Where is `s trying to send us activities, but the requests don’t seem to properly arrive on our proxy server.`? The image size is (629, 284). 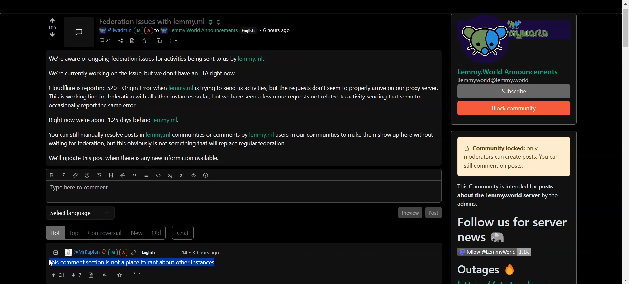 s trying to send us activities, but the requests don’t seem to properly arrive on our proxy server. is located at coordinates (317, 88).